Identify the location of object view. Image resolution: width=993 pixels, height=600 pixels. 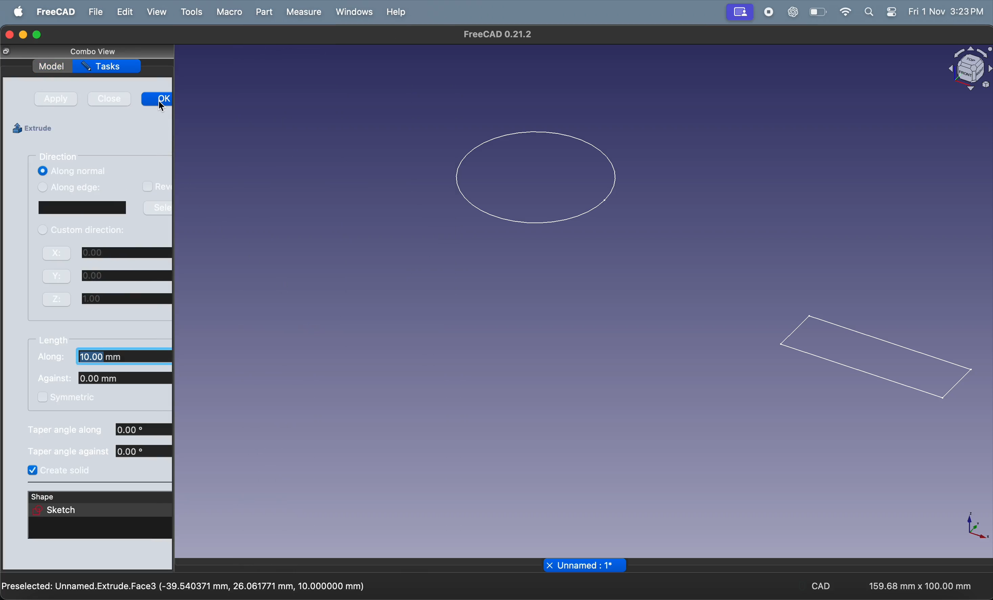
(969, 68).